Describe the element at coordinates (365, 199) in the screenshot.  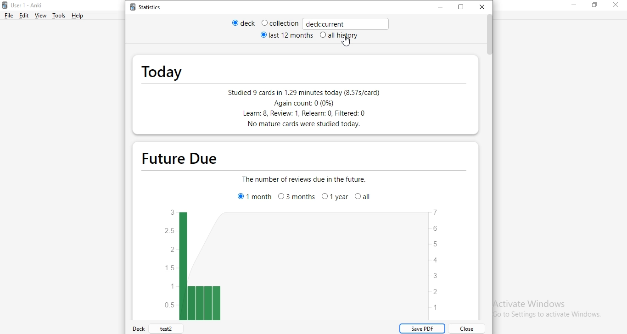
I see `all` at that location.